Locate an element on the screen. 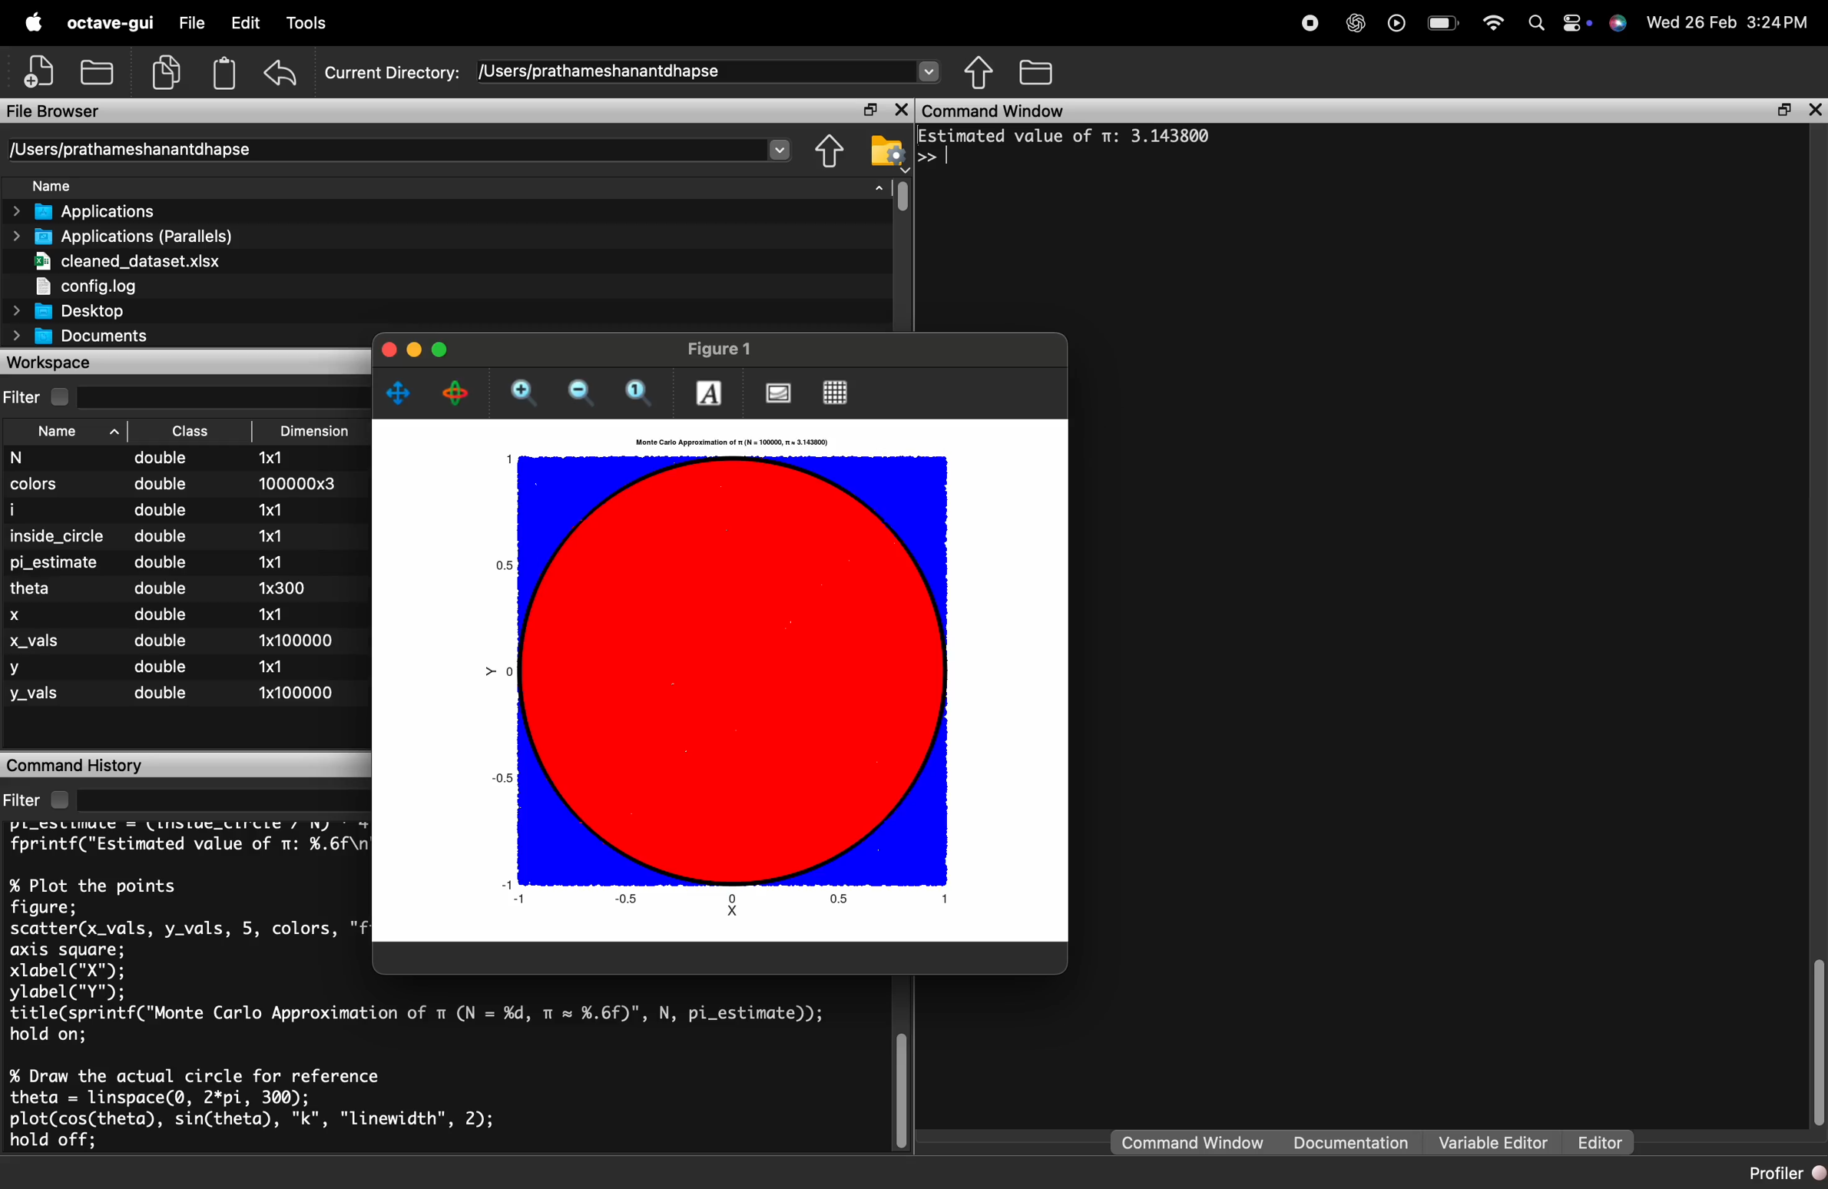 The image size is (1828, 1189). battery is located at coordinates (1438, 25).